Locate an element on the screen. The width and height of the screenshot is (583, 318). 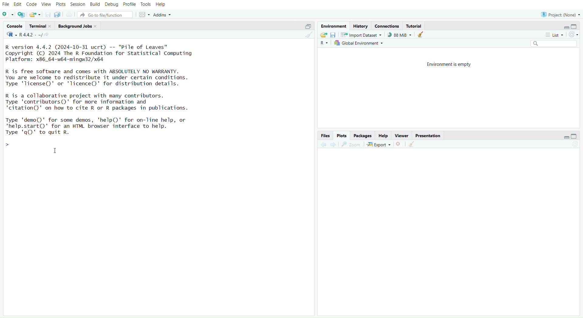
create a project is located at coordinates (22, 15).